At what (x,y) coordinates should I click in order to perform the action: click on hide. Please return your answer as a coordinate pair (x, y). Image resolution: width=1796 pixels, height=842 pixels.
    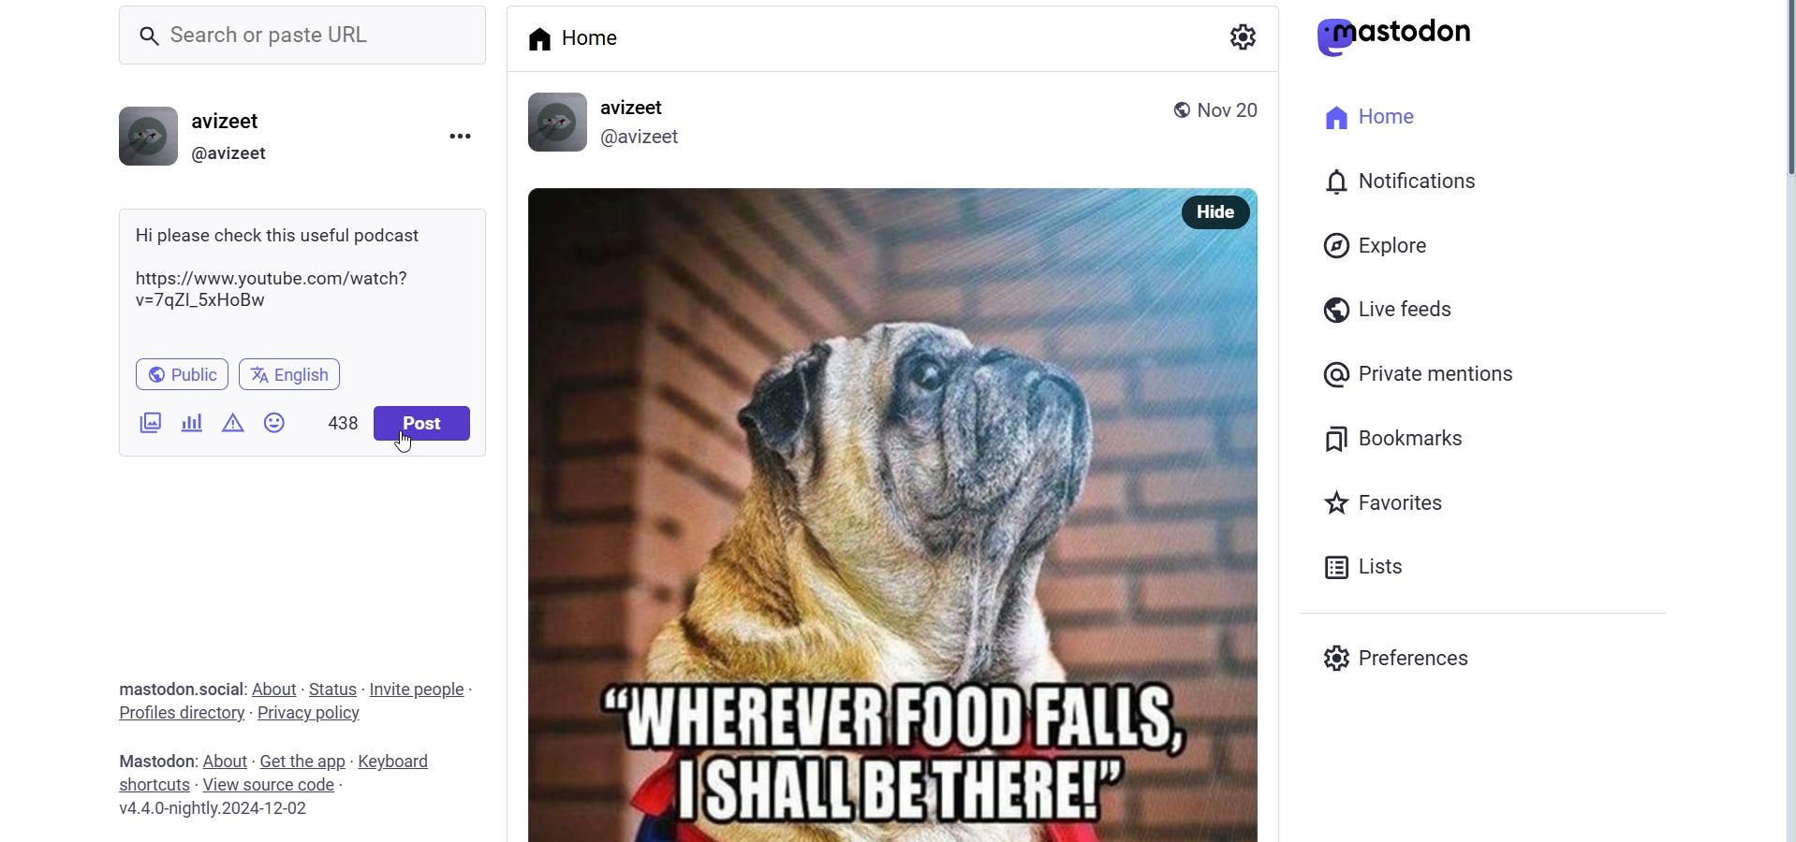
    Looking at the image, I should click on (1218, 212).